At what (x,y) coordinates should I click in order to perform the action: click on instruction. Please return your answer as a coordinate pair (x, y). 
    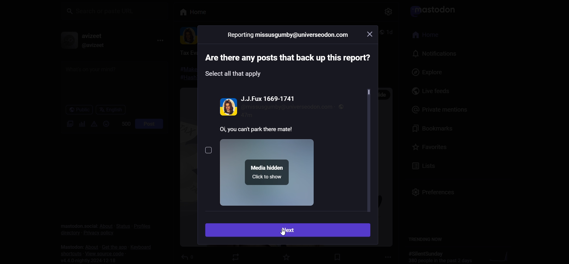
    Looking at the image, I should click on (287, 64).